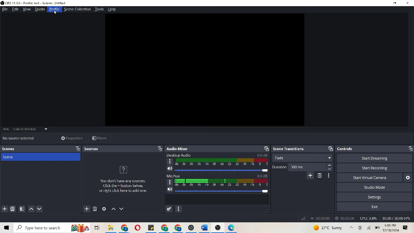 Image resolution: width=414 pixels, height=233 pixels. I want to click on controls, so click(352, 149).